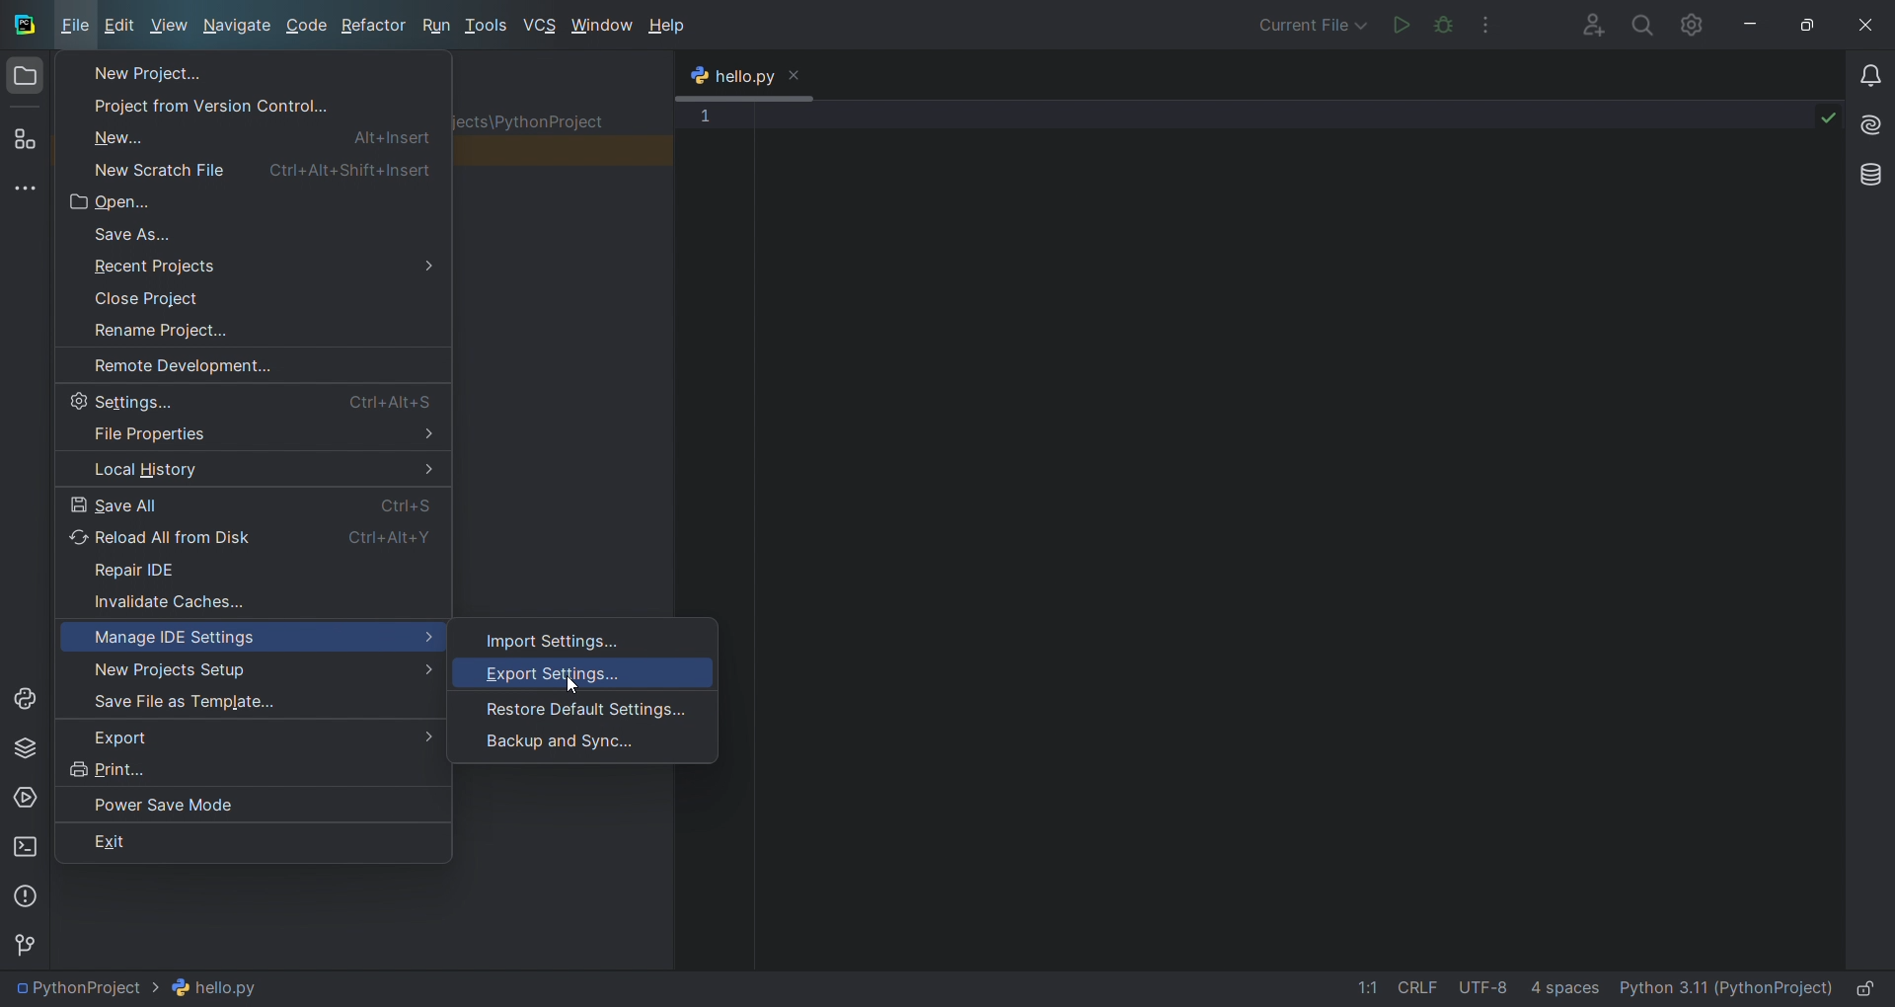 Image resolution: width=1895 pixels, height=1007 pixels. I want to click on view, so click(171, 27).